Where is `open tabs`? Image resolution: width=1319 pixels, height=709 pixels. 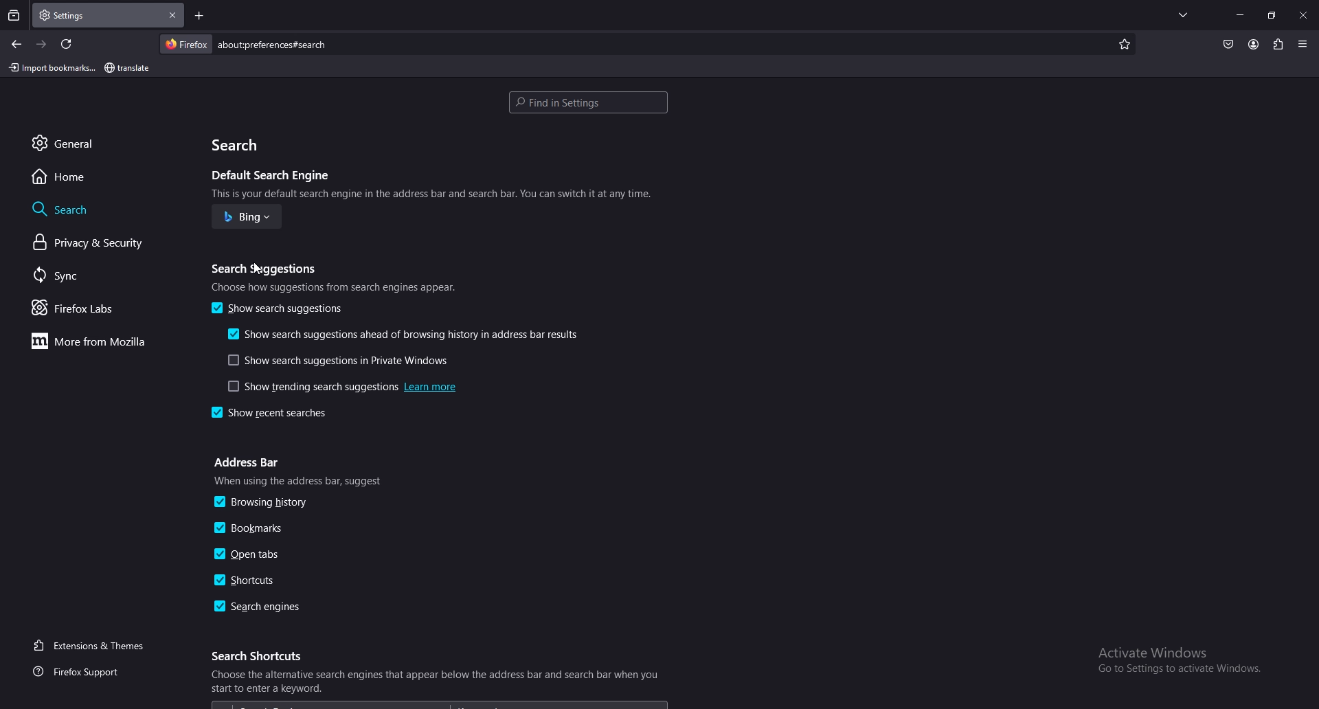 open tabs is located at coordinates (254, 556).